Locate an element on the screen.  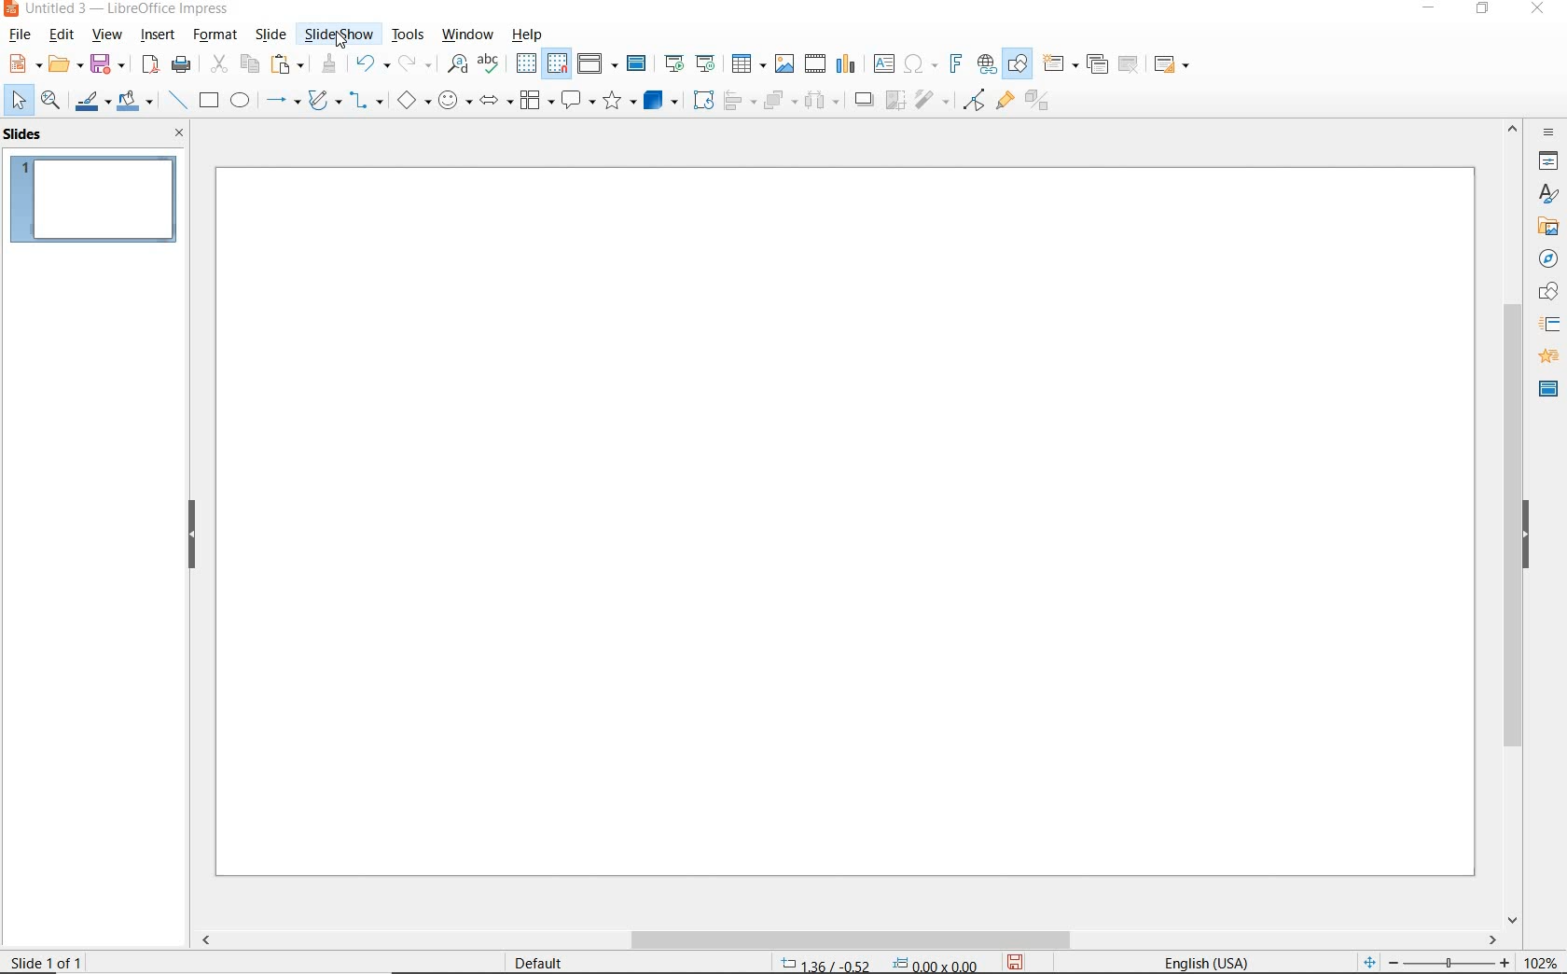
CLOSE is located at coordinates (179, 132).